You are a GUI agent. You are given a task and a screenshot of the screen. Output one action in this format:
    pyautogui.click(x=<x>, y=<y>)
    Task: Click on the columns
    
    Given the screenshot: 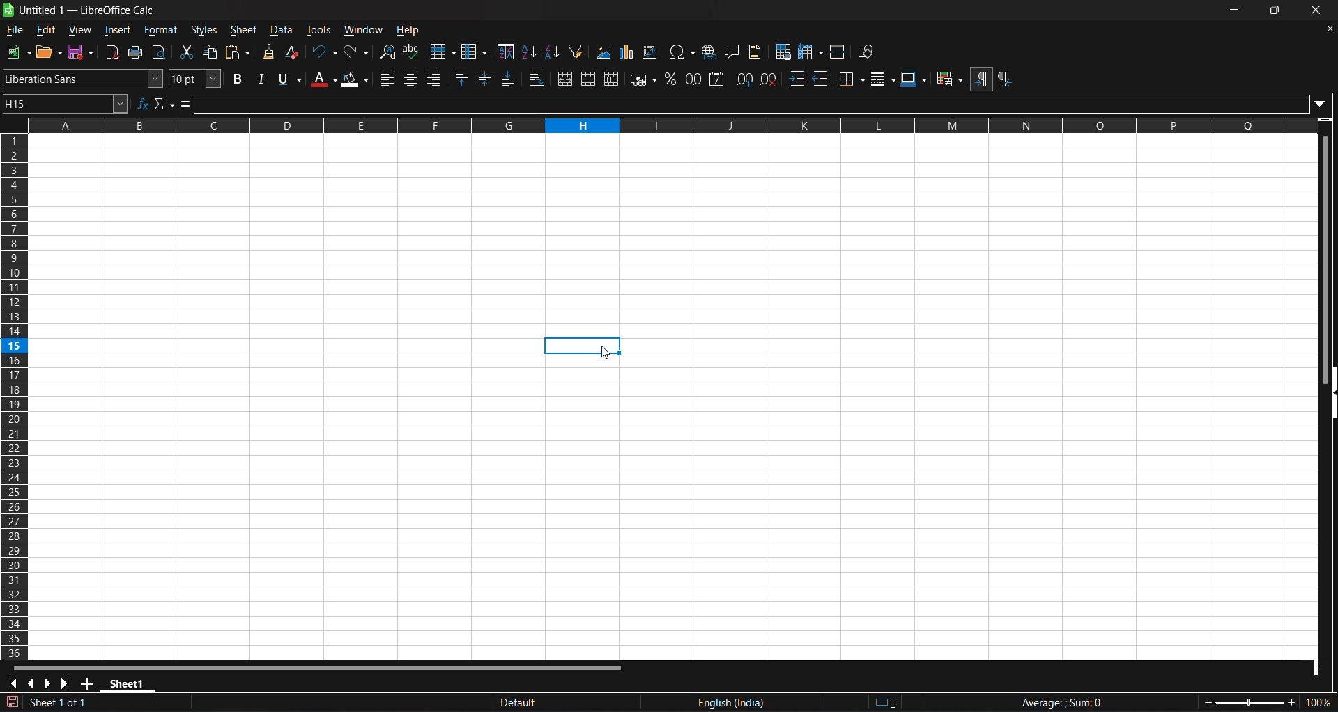 What is the action you would take?
    pyautogui.click(x=16, y=403)
    